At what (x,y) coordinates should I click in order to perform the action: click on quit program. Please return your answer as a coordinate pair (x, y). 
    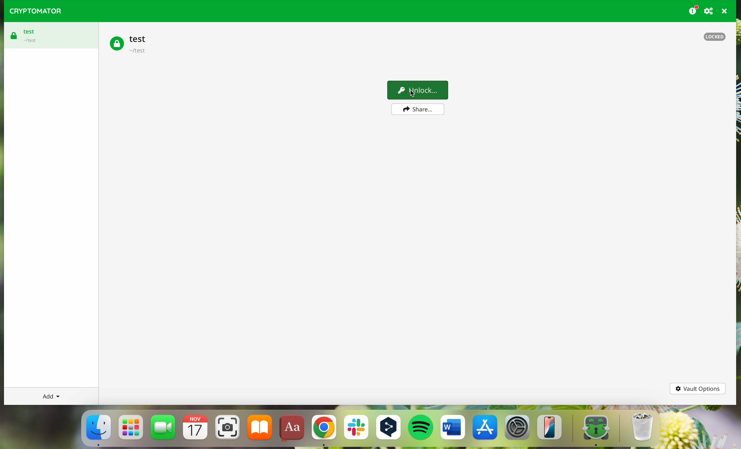
    Looking at the image, I should click on (725, 11).